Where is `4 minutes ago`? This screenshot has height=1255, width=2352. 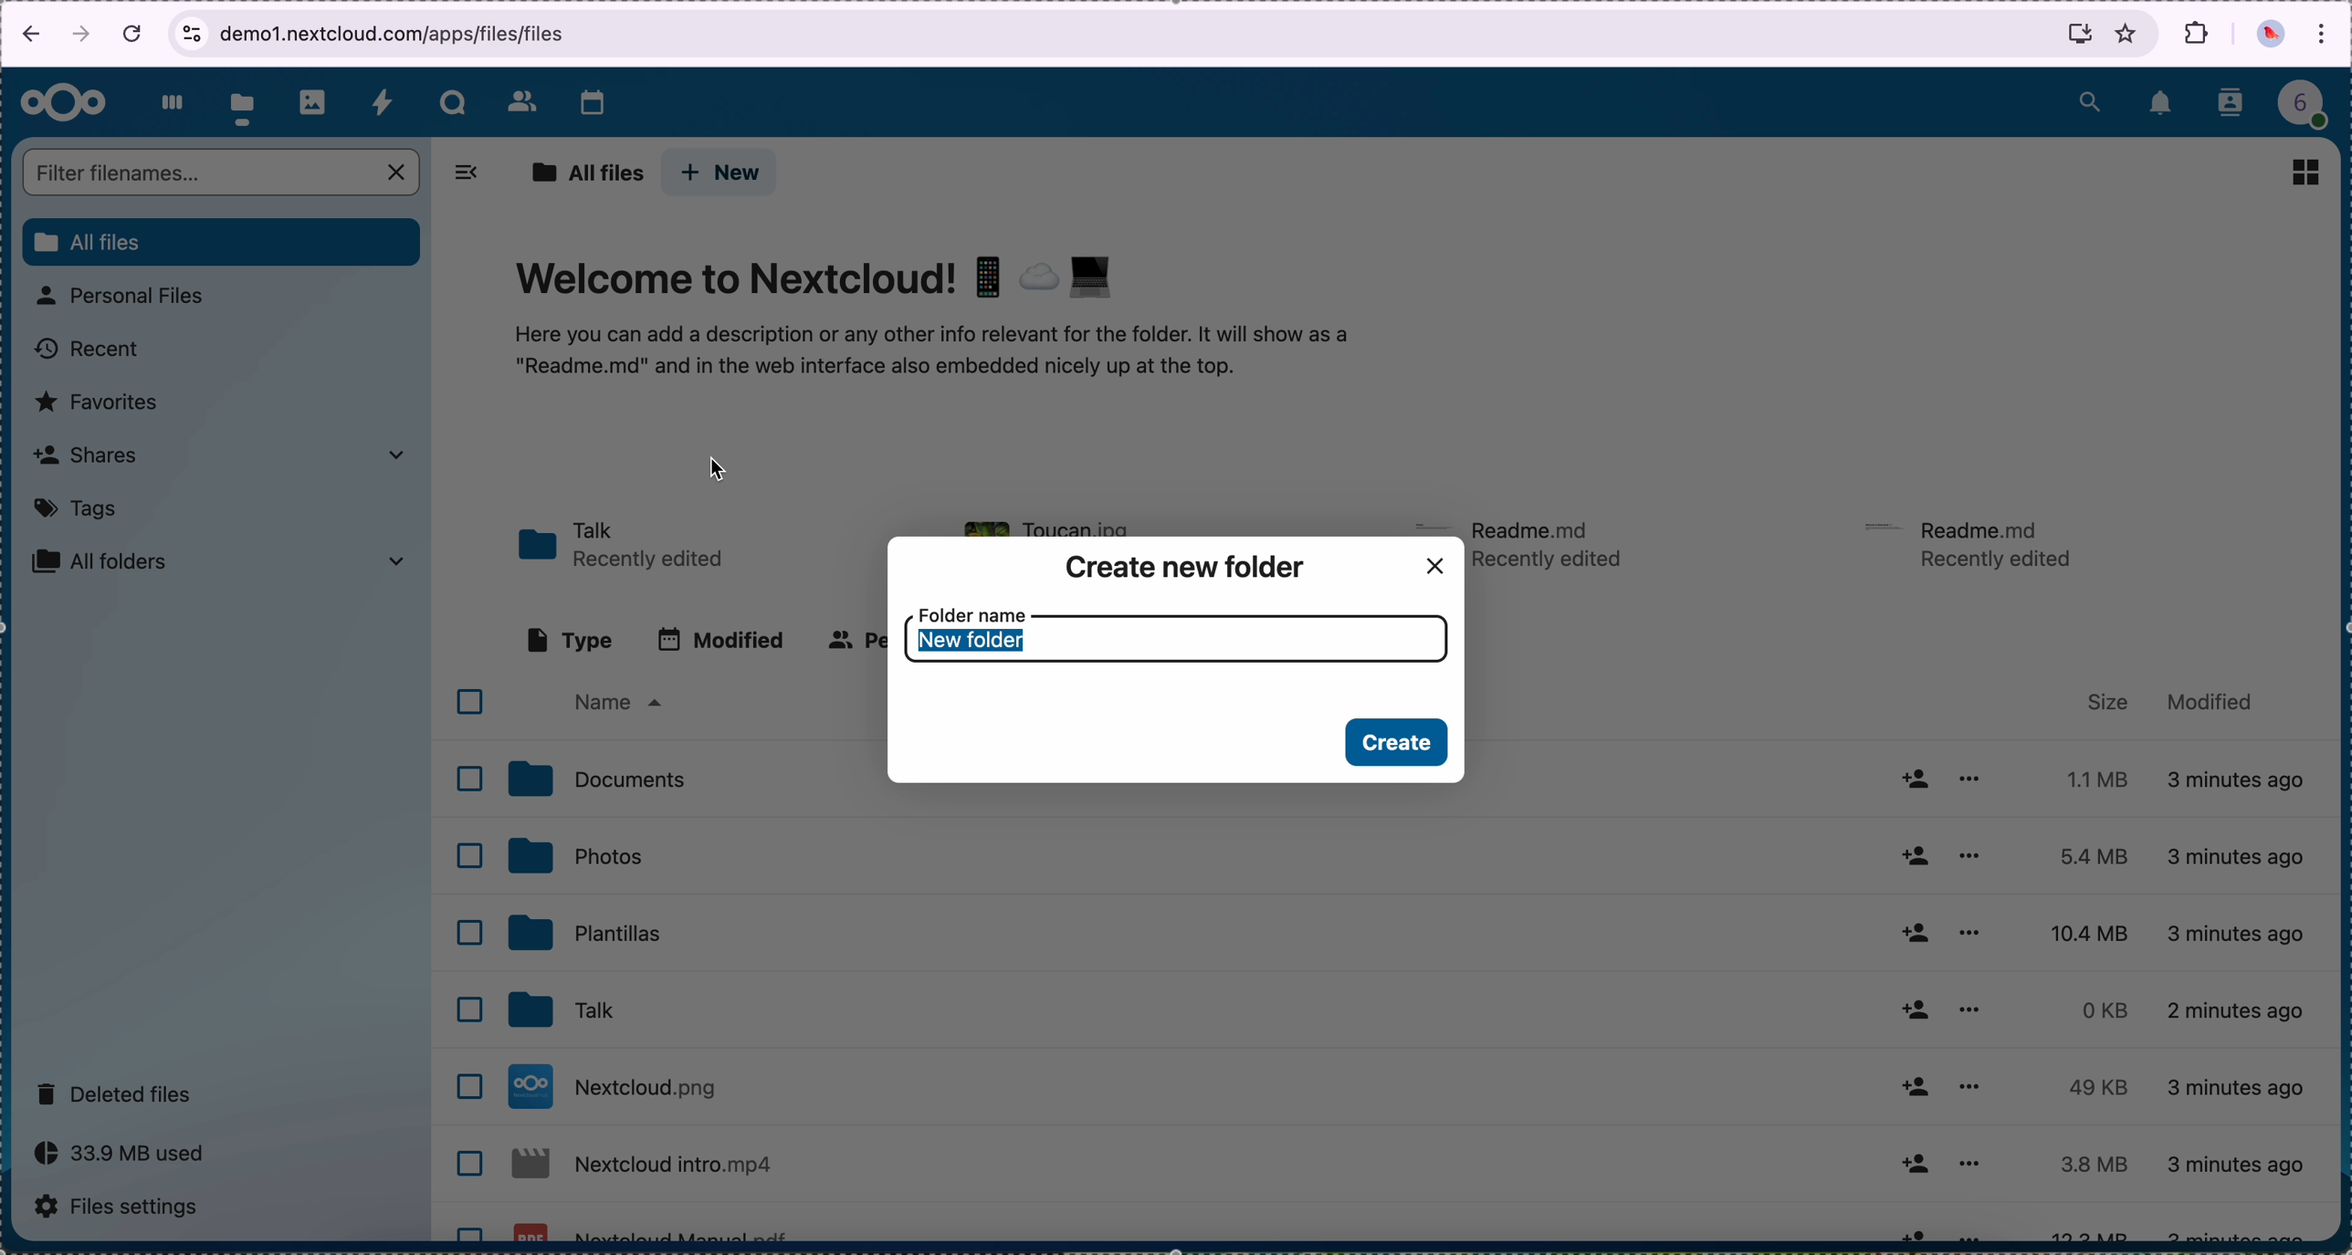 4 minutes ago is located at coordinates (2240, 857).